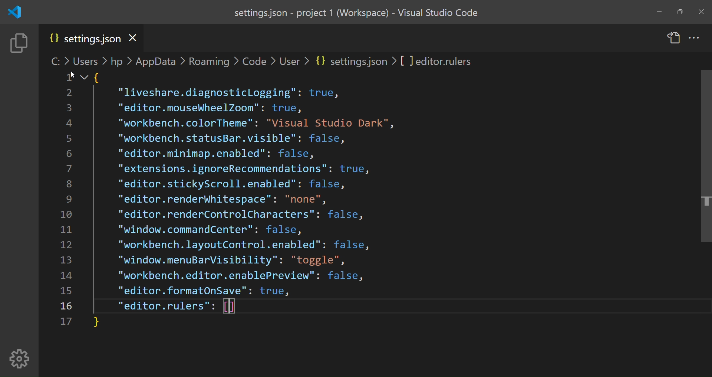 Image resolution: width=712 pixels, height=377 pixels. I want to click on explorer, so click(18, 44).